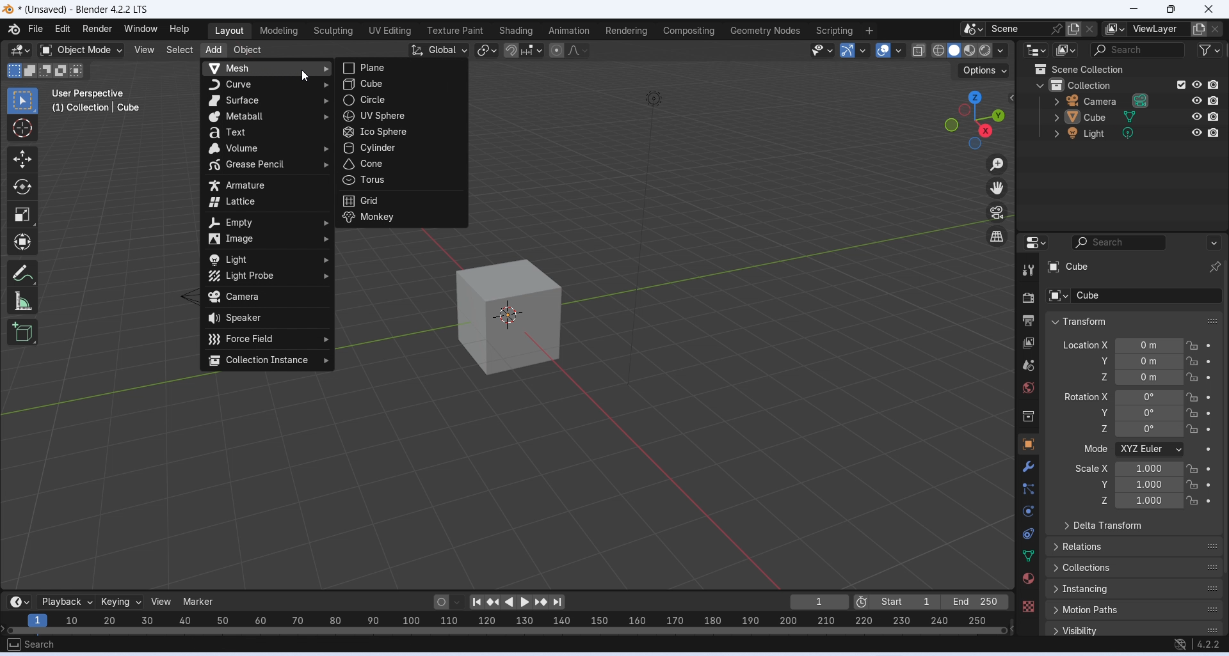 The image size is (1229, 656). What do you see at coordinates (439, 51) in the screenshot?
I see `transform orientation` at bounding box center [439, 51].